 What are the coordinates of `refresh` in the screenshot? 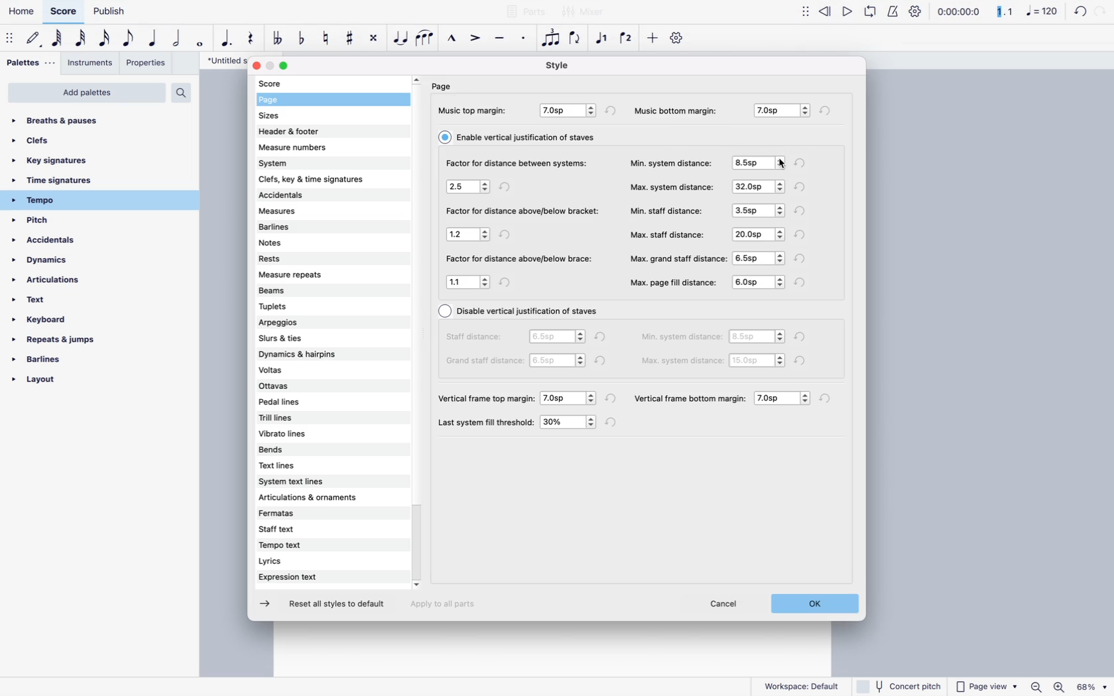 It's located at (803, 337).